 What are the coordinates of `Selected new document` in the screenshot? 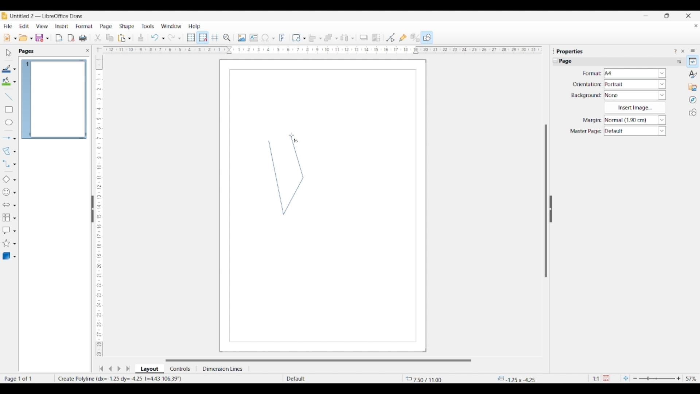 It's located at (7, 38).